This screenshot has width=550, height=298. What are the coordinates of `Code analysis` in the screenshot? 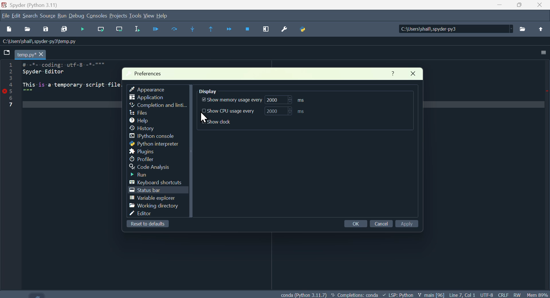 It's located at (156, 167).